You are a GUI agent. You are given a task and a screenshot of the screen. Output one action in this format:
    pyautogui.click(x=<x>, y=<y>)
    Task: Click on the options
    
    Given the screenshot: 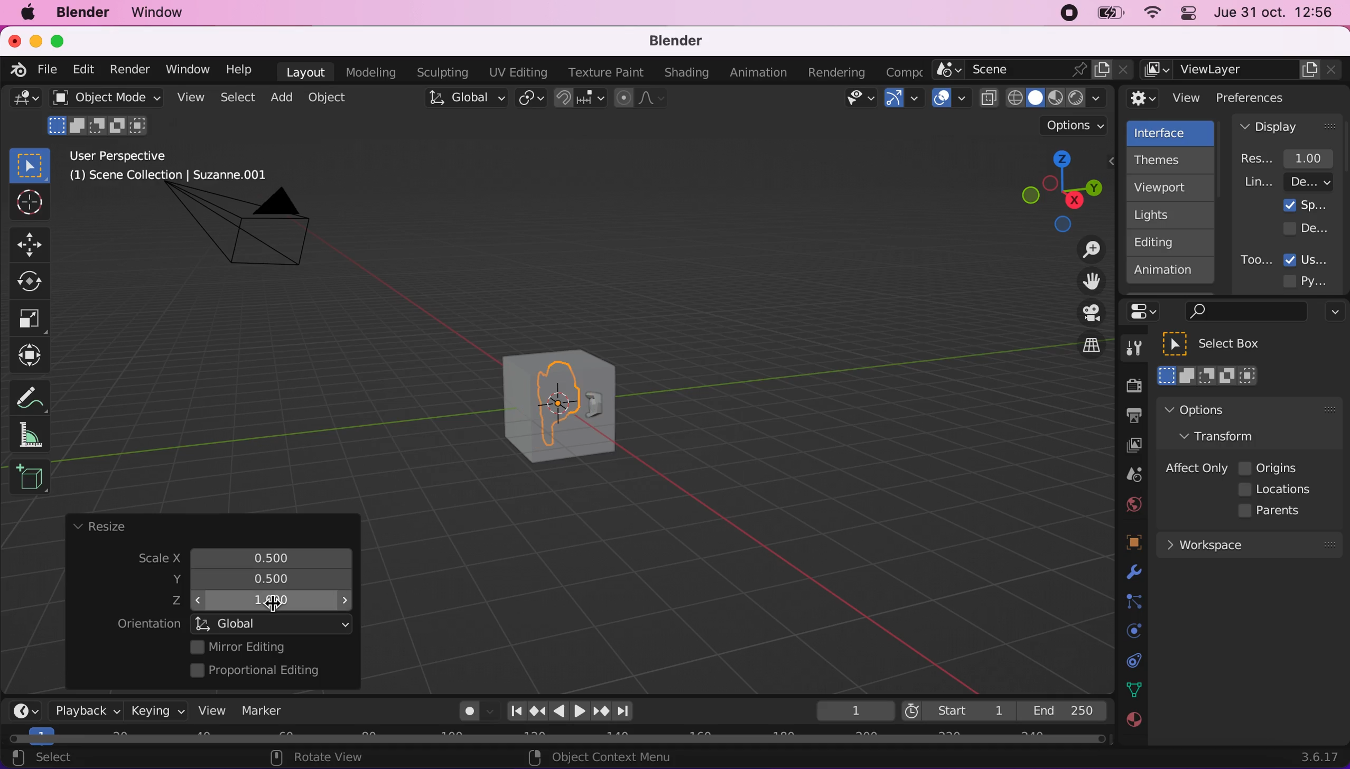 What is the action you would take?
    pyautogui.click(x=1076, y=126)
    